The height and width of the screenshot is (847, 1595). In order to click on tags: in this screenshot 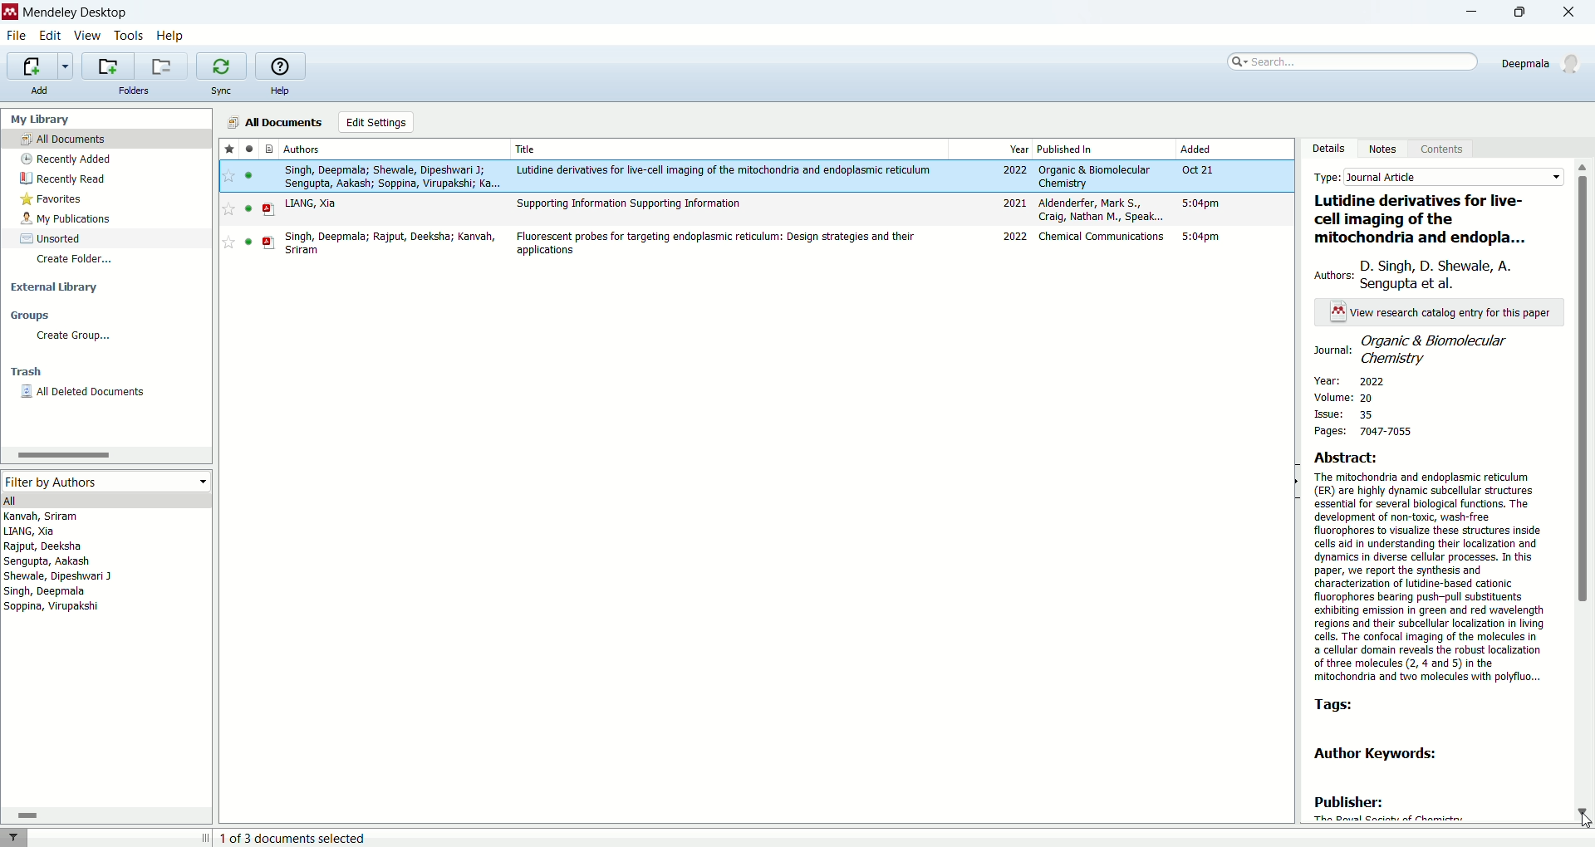, I will do `click(1350, 707)`.